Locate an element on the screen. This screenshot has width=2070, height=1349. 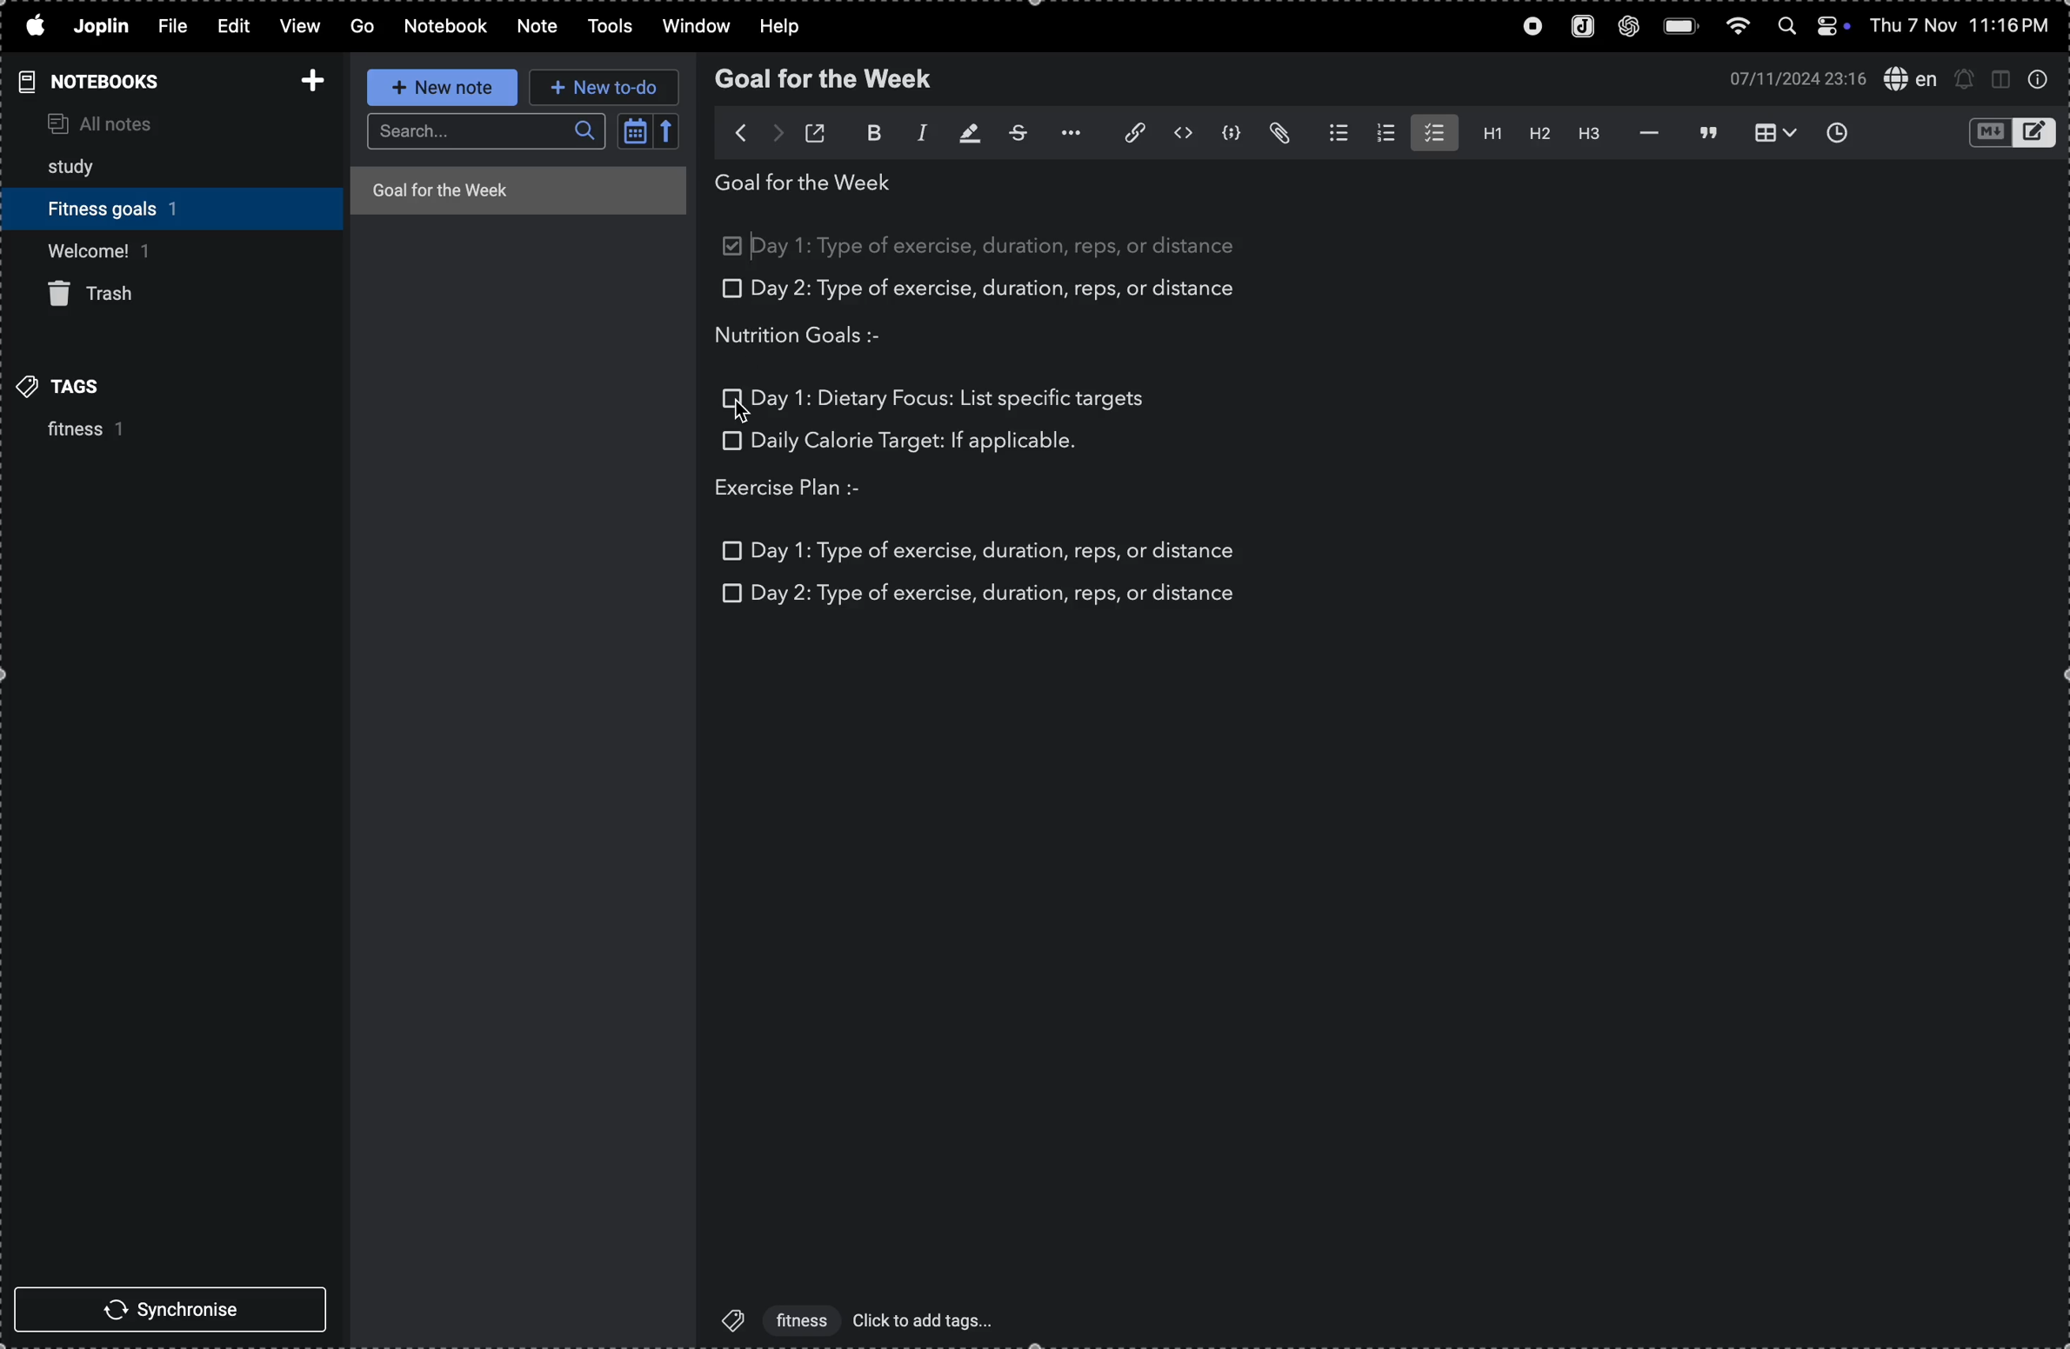
fitness goals 1 is located at coordinates (127, 205).